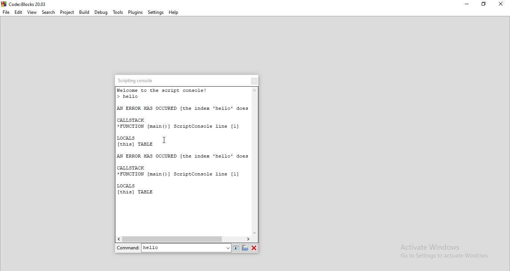 This screenshot has height=271, width=510. What do you see at coordinates (27, 4) in the screenshot?
I see `logo` at bounding box center [27, 4].